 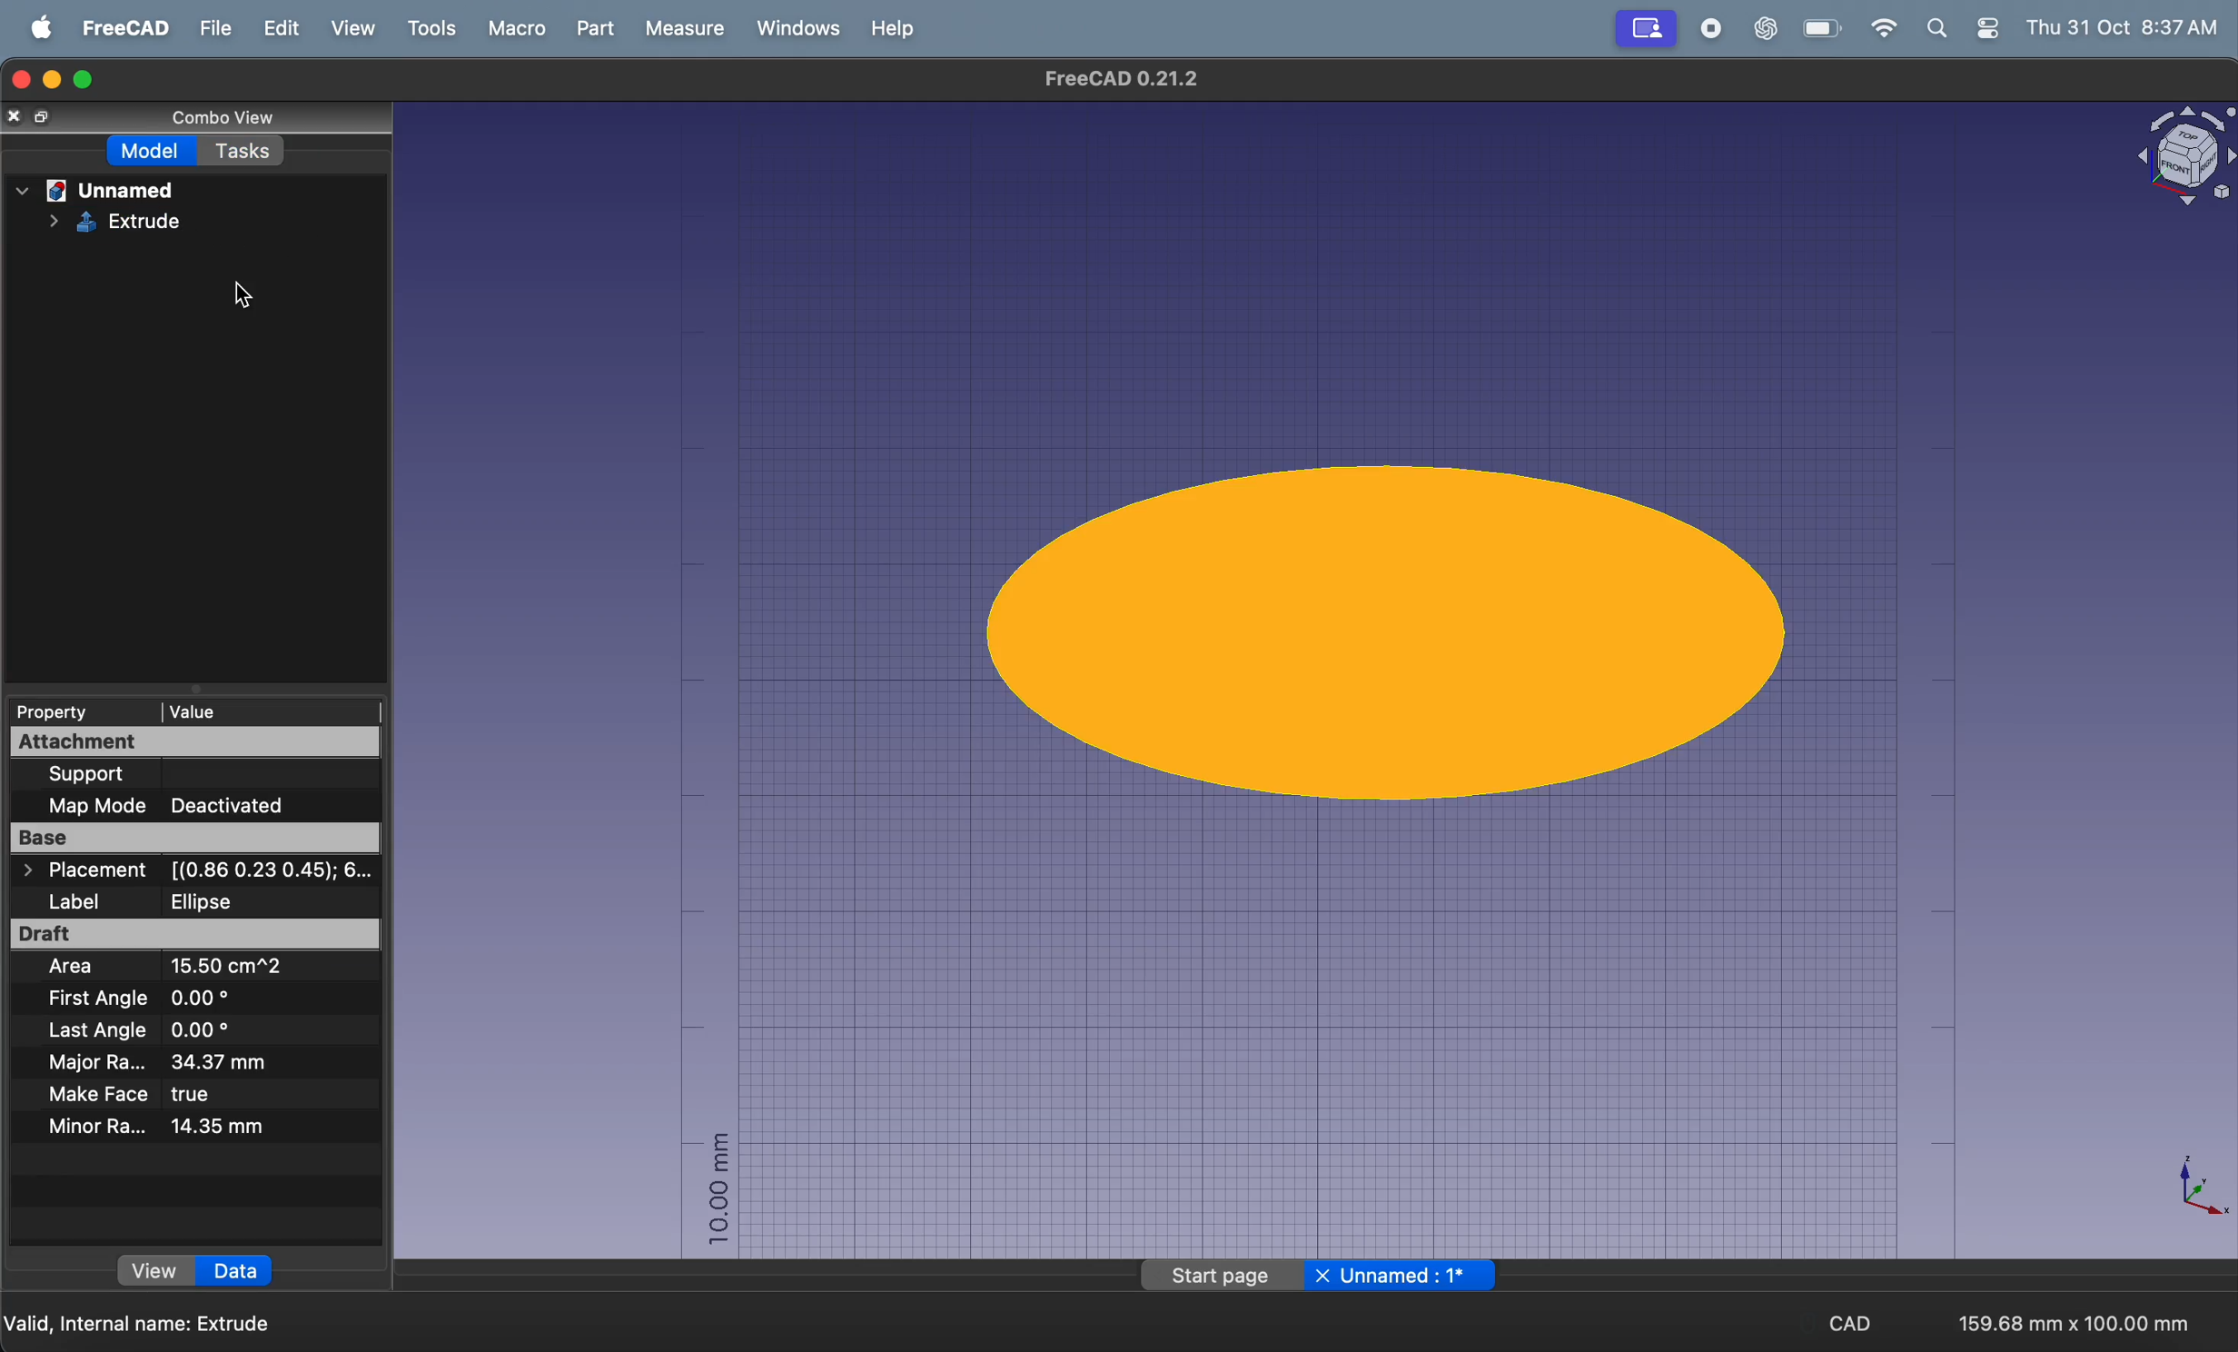 What do you see at coordinates (132, 773) in the screenshot?
I see `support ` at bounding box center [132, 773].